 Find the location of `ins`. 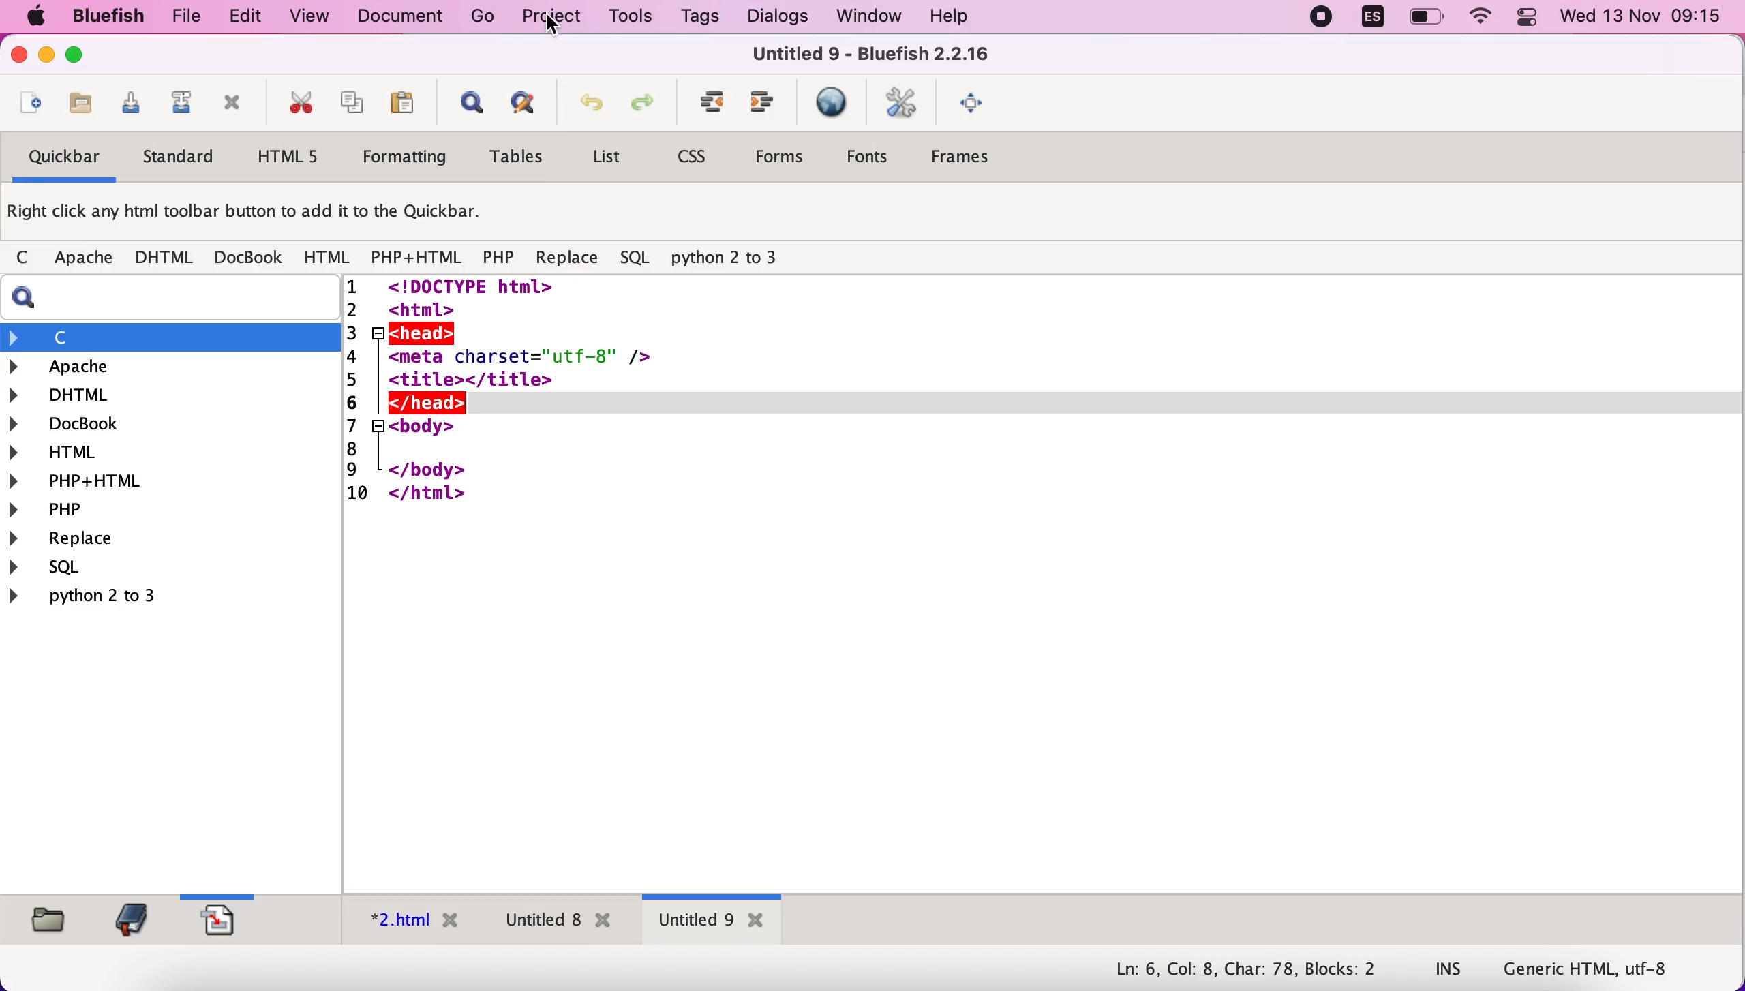

ins is located at coordinates (1449, 971).